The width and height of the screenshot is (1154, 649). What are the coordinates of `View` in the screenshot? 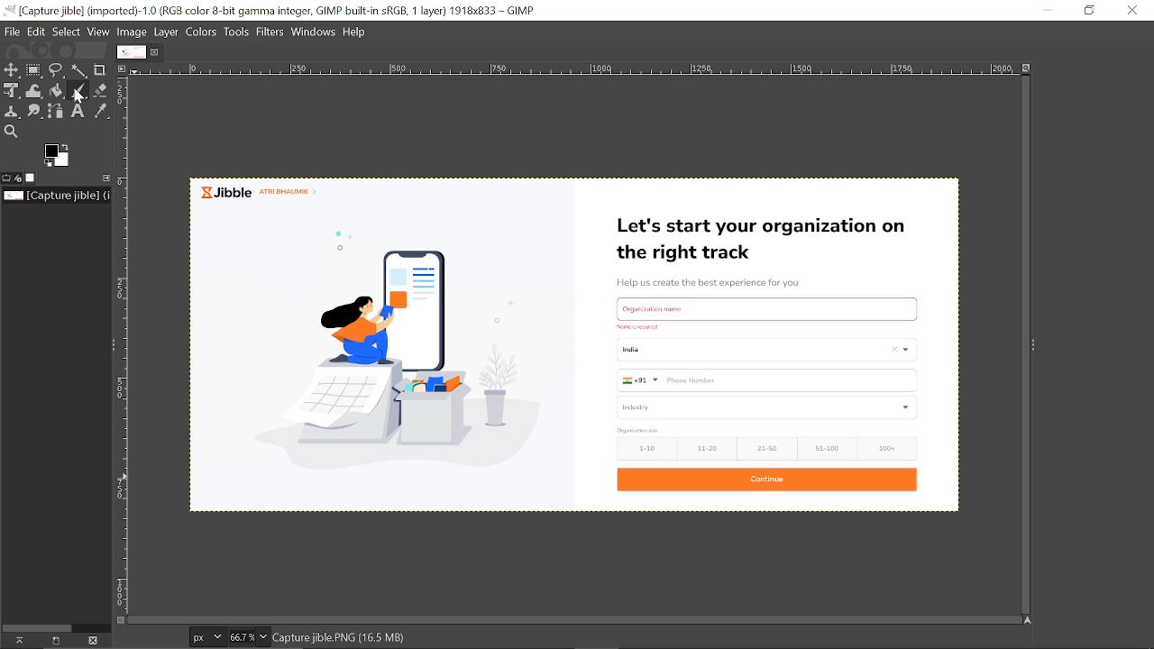 It's located at (98, 32).